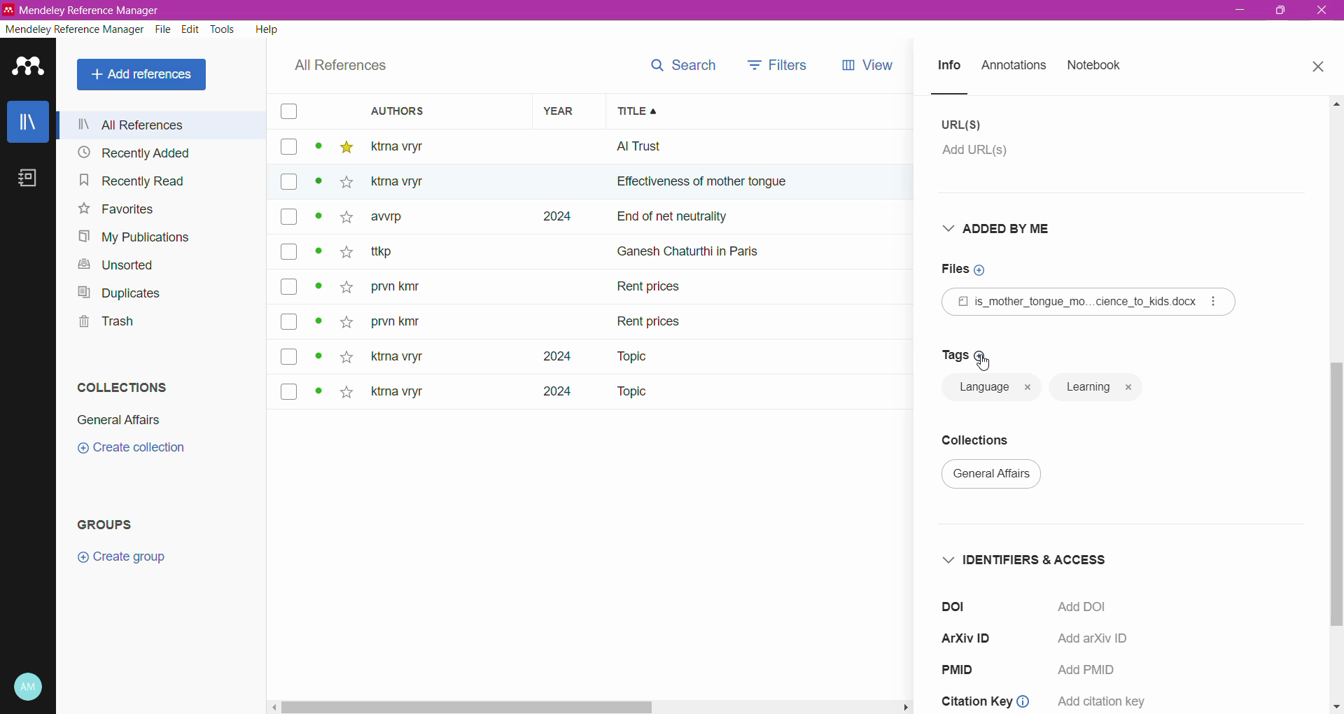 This screenshot has height=714, width=1344. What do you see at coordinates (343, 185) in the screenshot?
I see `star` at bounding box center [343, 185].